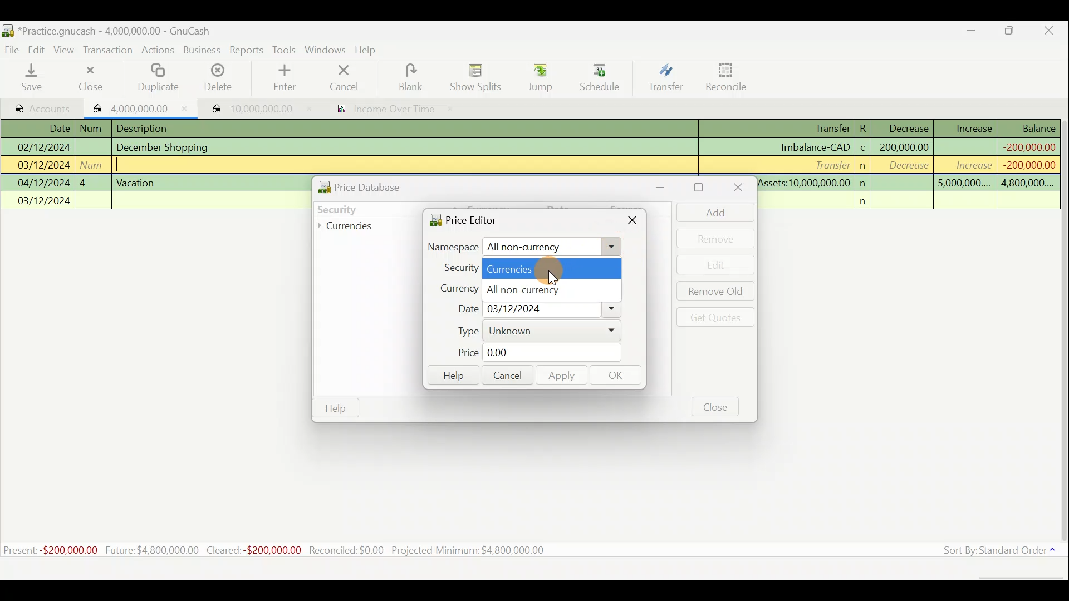 The height and width of the screenshot is (601, 1069). I want to click on Price database, so click(385, 185).